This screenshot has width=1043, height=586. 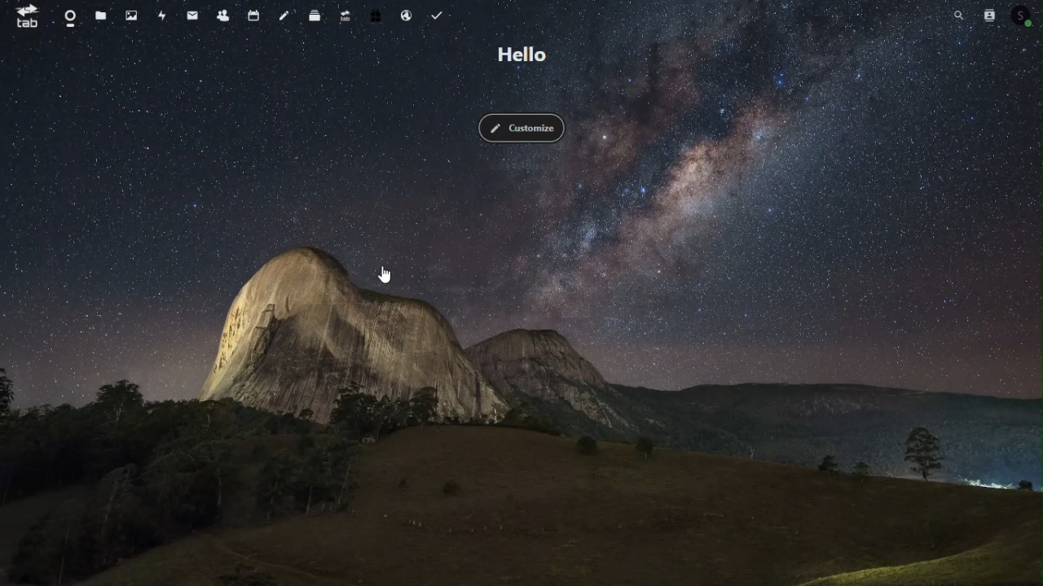 What do you see at coordinates (386, 276) in the screenshot?
I see `Mouse pointer` at bounding box center [386, 276].